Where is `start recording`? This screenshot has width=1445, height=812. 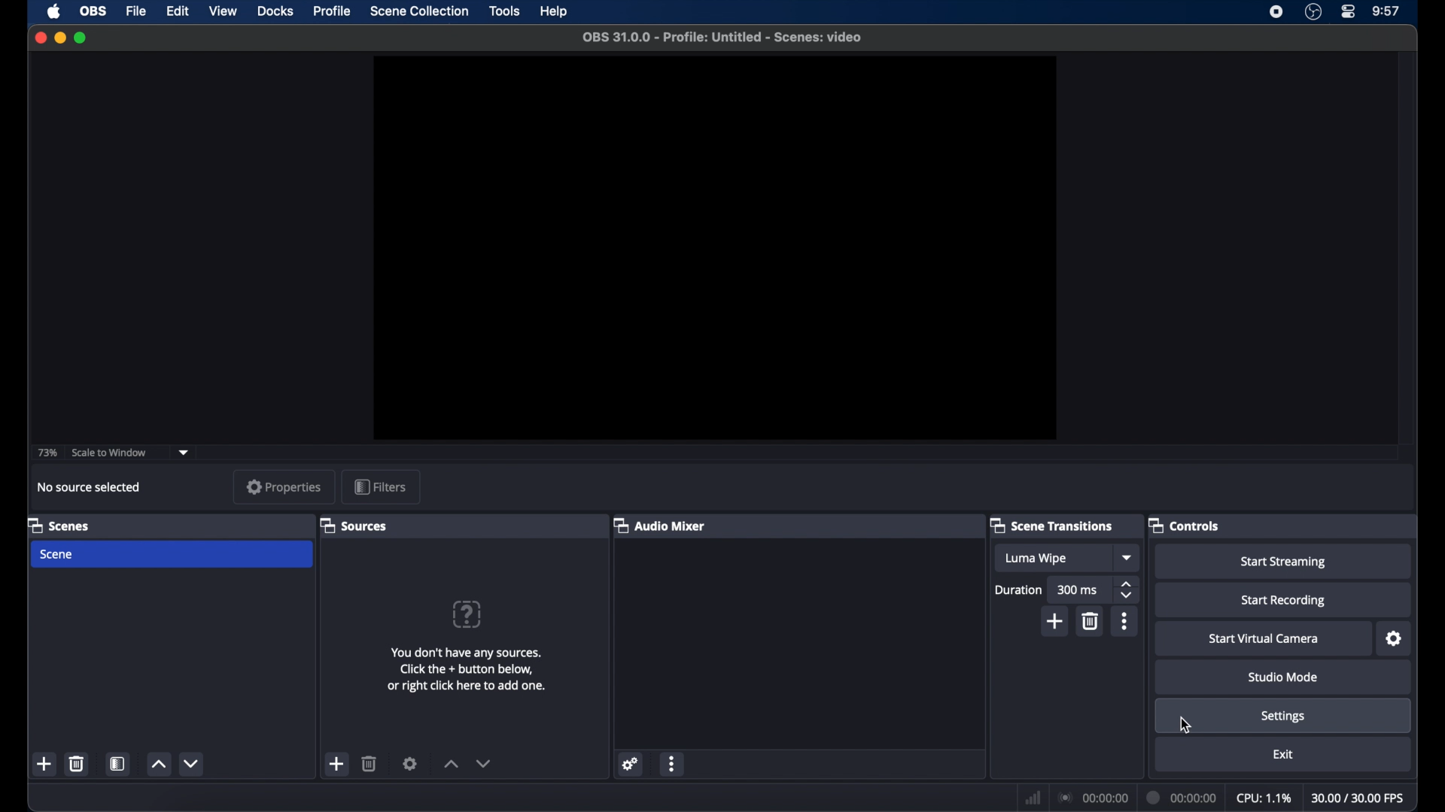
start recording is located at coordinates (1284, 601).